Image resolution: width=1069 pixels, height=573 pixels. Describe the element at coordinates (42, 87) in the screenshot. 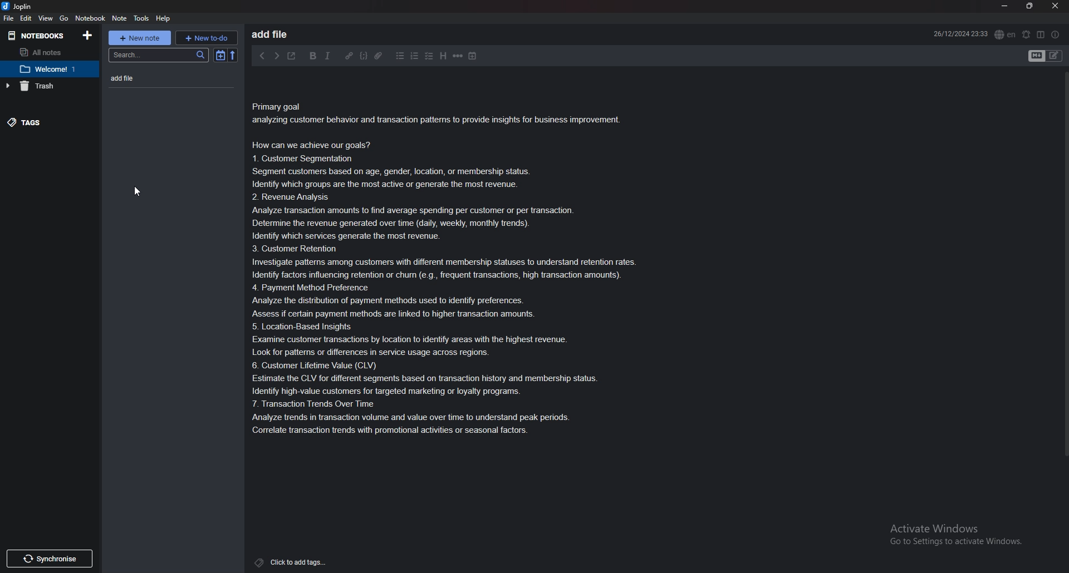

I see `trash` at that location.